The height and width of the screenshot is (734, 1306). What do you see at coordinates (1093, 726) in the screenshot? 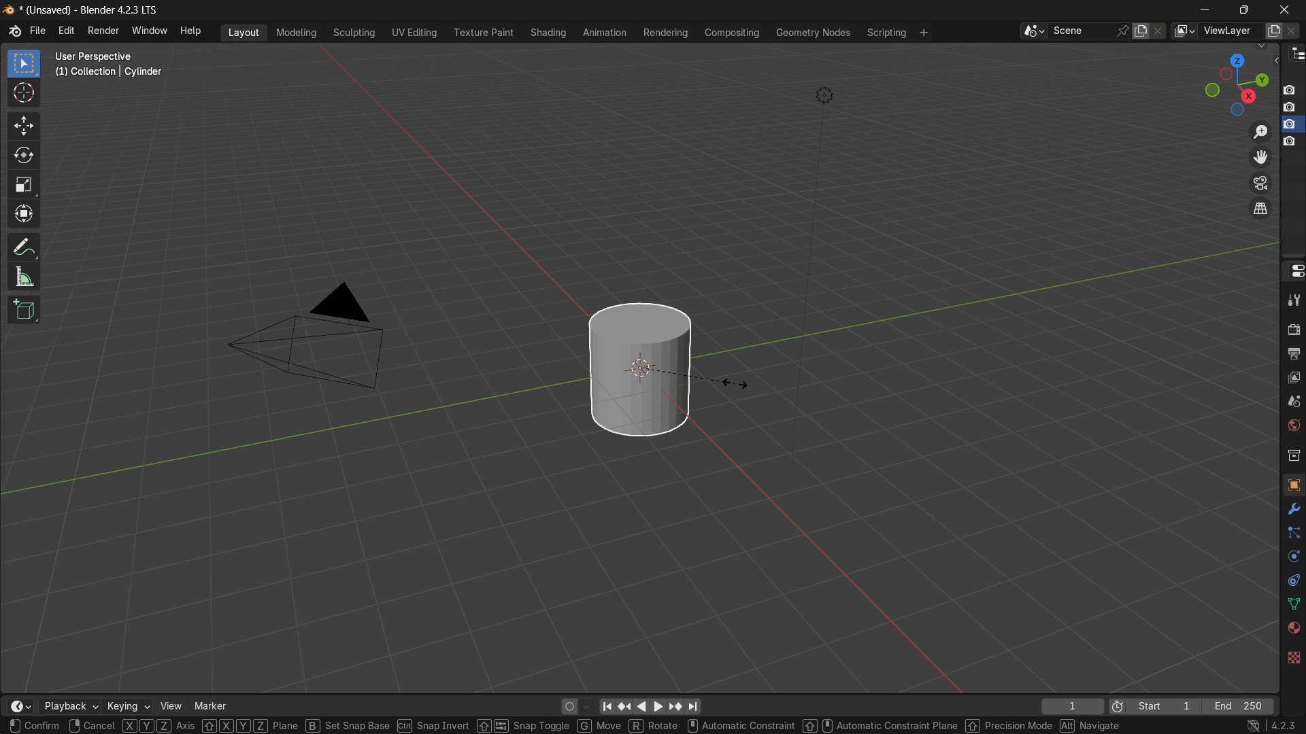
I see `use Alt to Navigate ` at bounding box center [1093, 726].